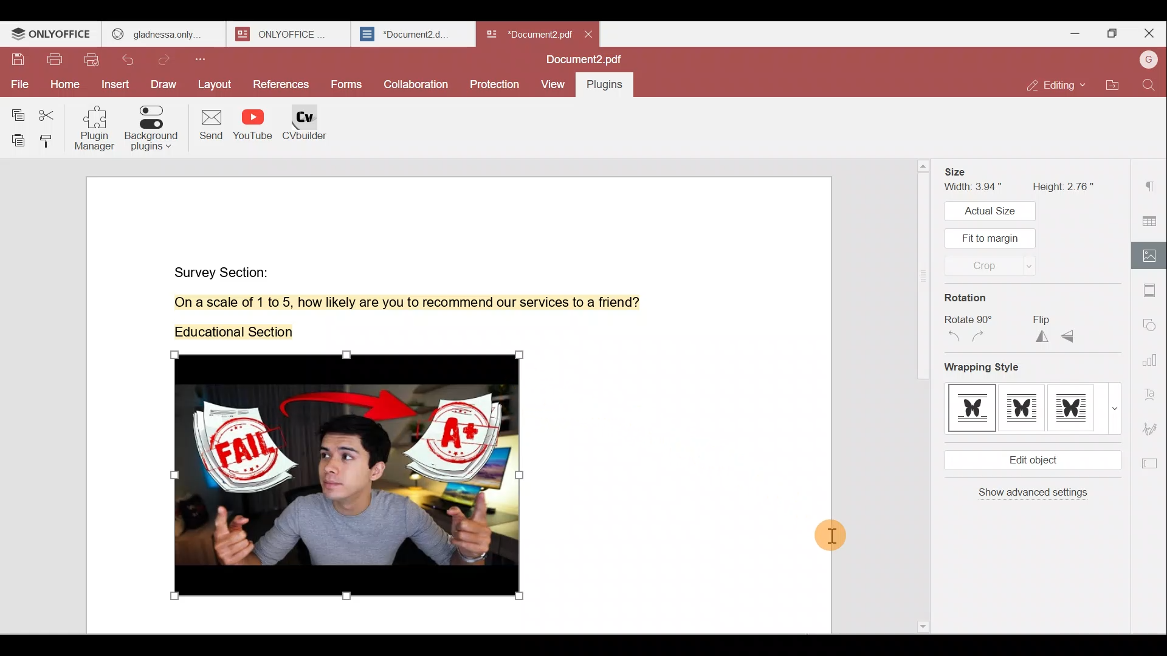 The width and height of the screenshot is (1167, 656). Describe the element at coordinates (1148, 61) in the screenshot. I see `Account name` at that location.